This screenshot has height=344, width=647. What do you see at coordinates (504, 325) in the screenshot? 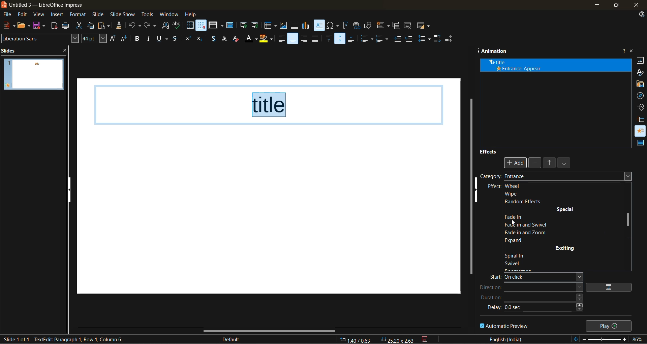
I see `automatic preview` at bounding box center [504, 325].